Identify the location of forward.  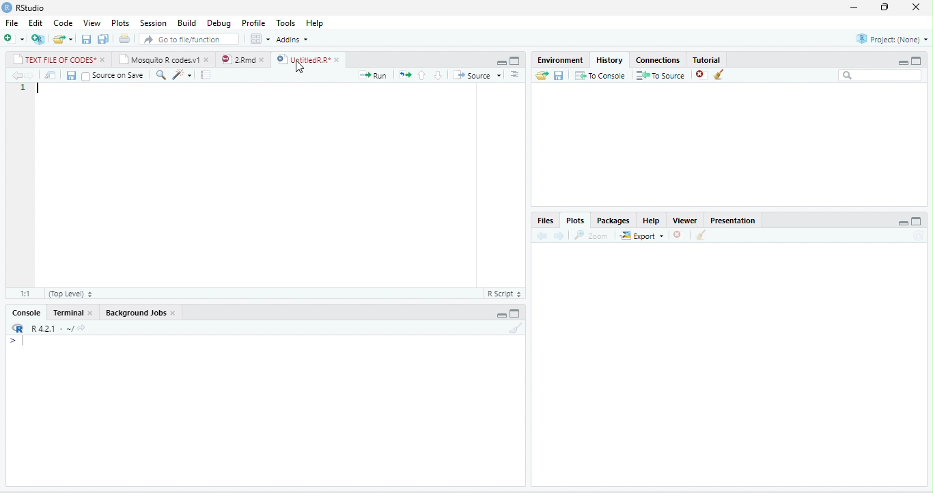
(559, 236).